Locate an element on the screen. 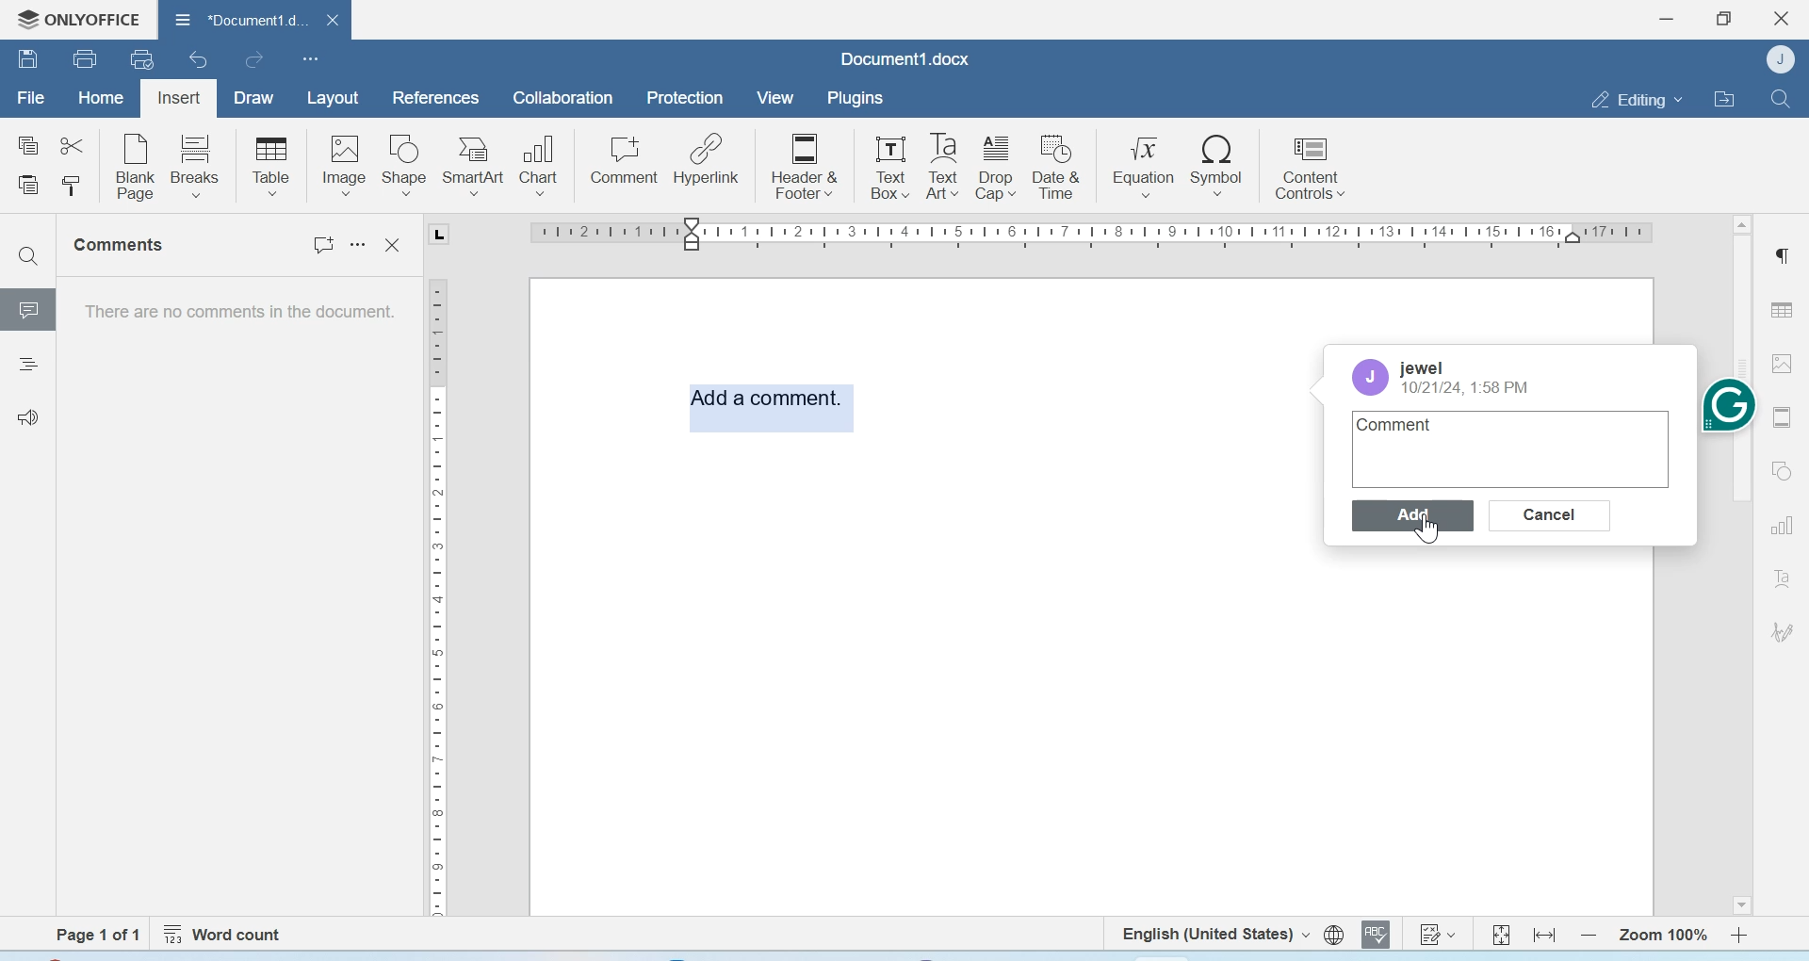 The image size is (1809, 961). View is located at coordinates (774, 99).